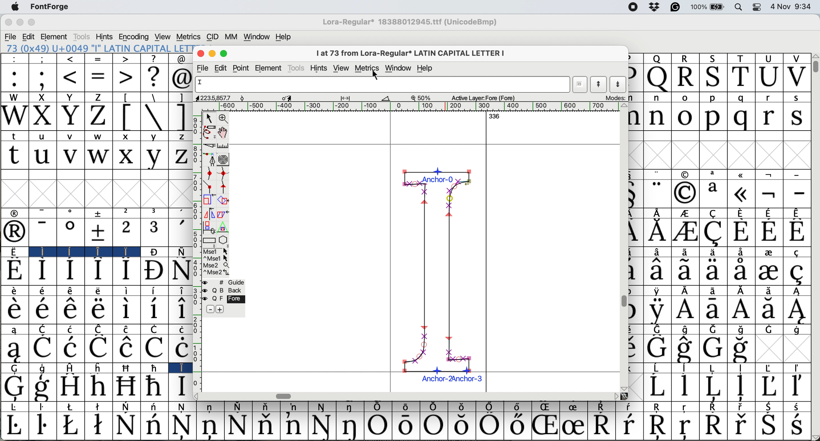 This screenshot has height=441, width=820. Describe the element at coordinates (14, 290) in the screenshot. I see `Symbol` at that location.